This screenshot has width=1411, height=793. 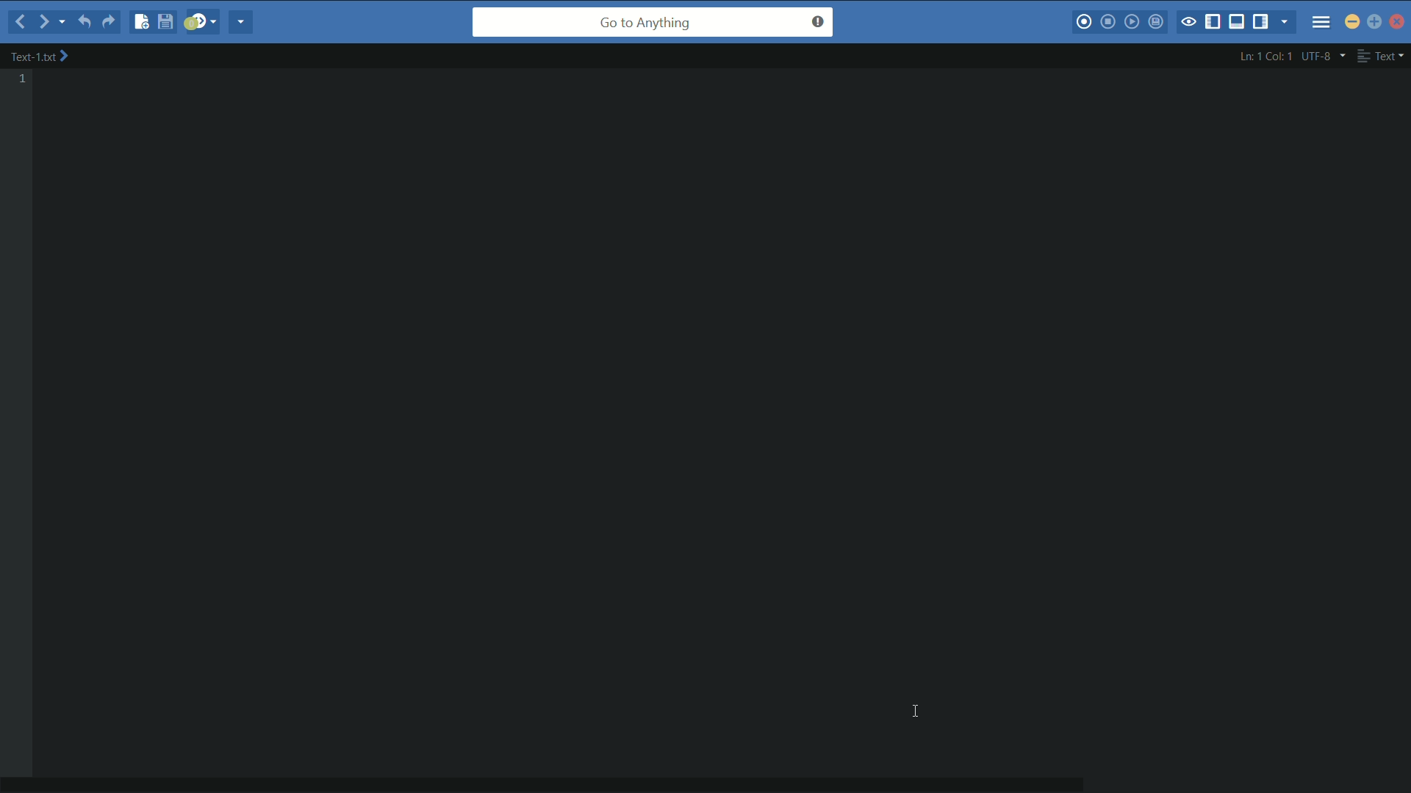 What do you see at coordinates (919, 710) in the screenshot?
I see `text cursor` at bounding box center [919, 710].